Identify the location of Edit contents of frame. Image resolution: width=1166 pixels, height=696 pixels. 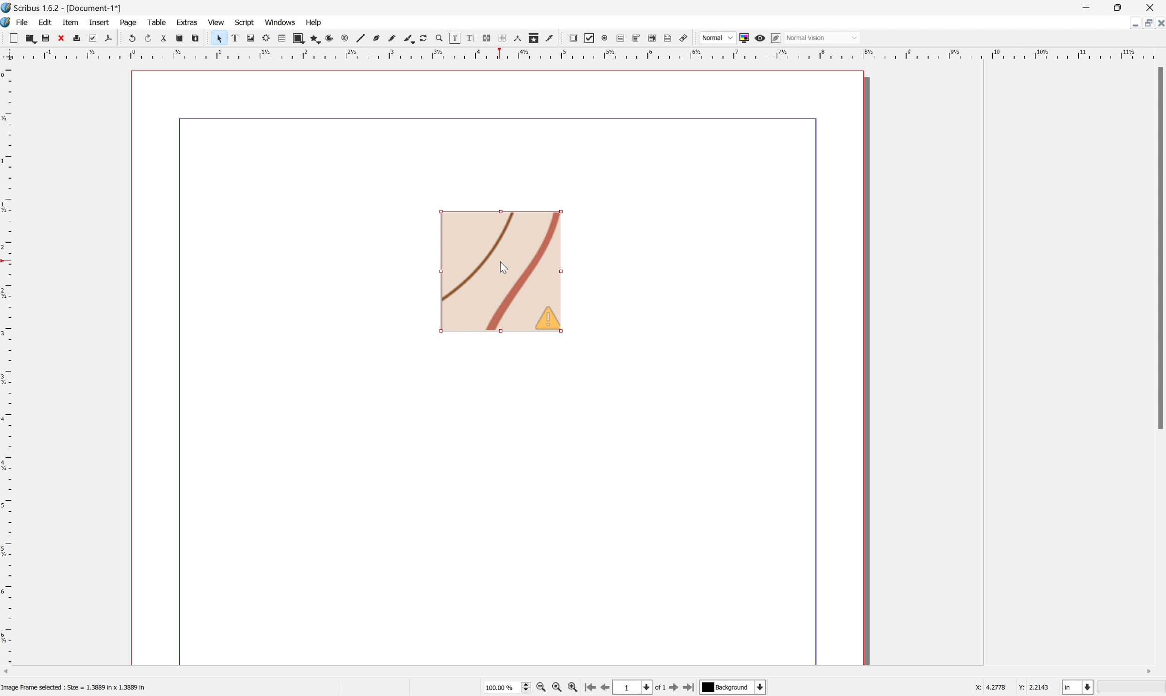
(457, 39).